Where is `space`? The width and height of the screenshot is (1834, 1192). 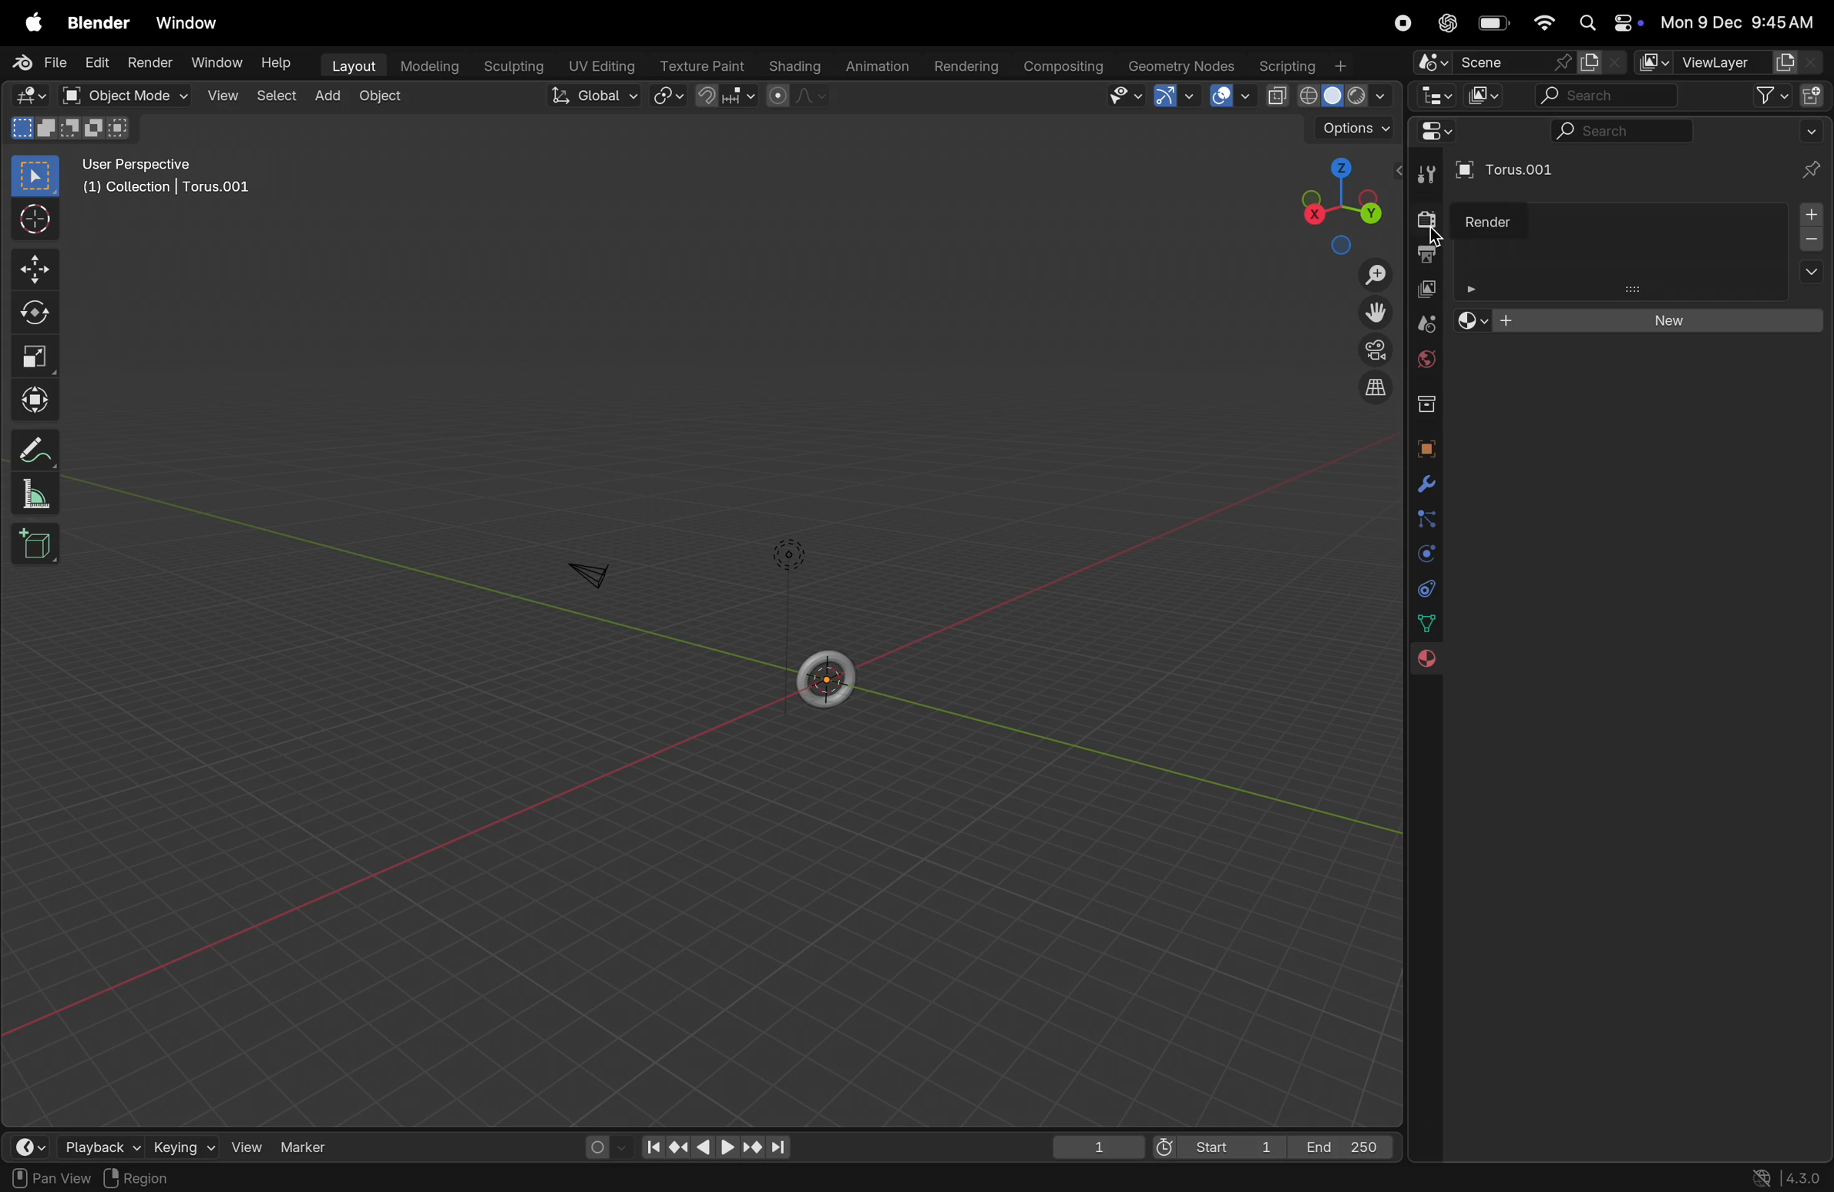 space is located at coordinates (1226, 97).